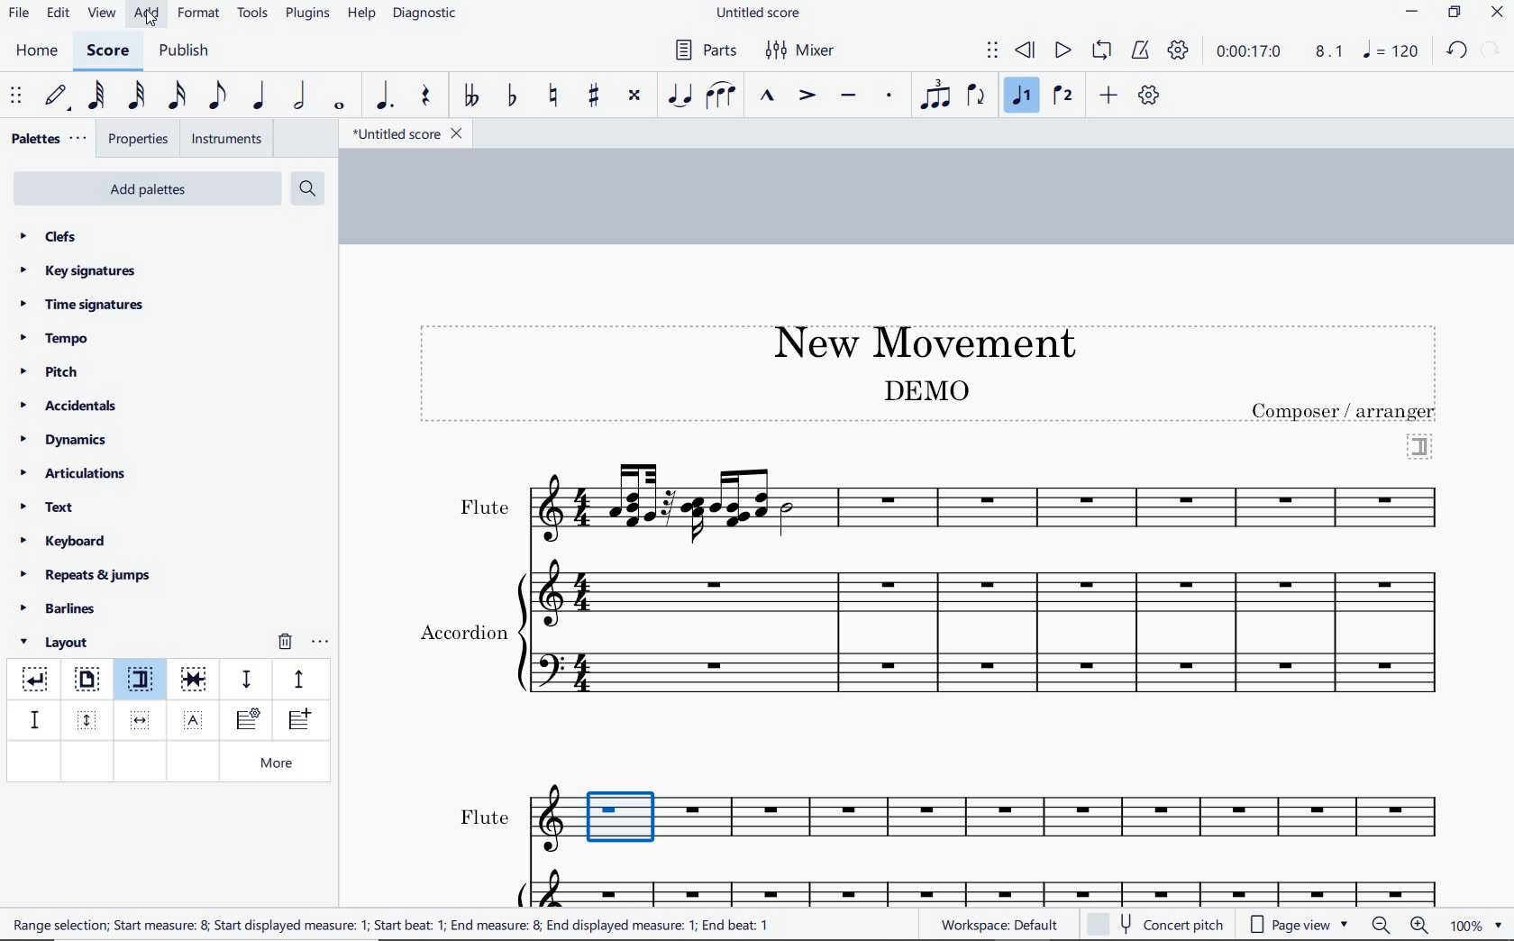 The height and width of the screenshot is (941, 1514). I want to click on tempo, so click(59, 337).